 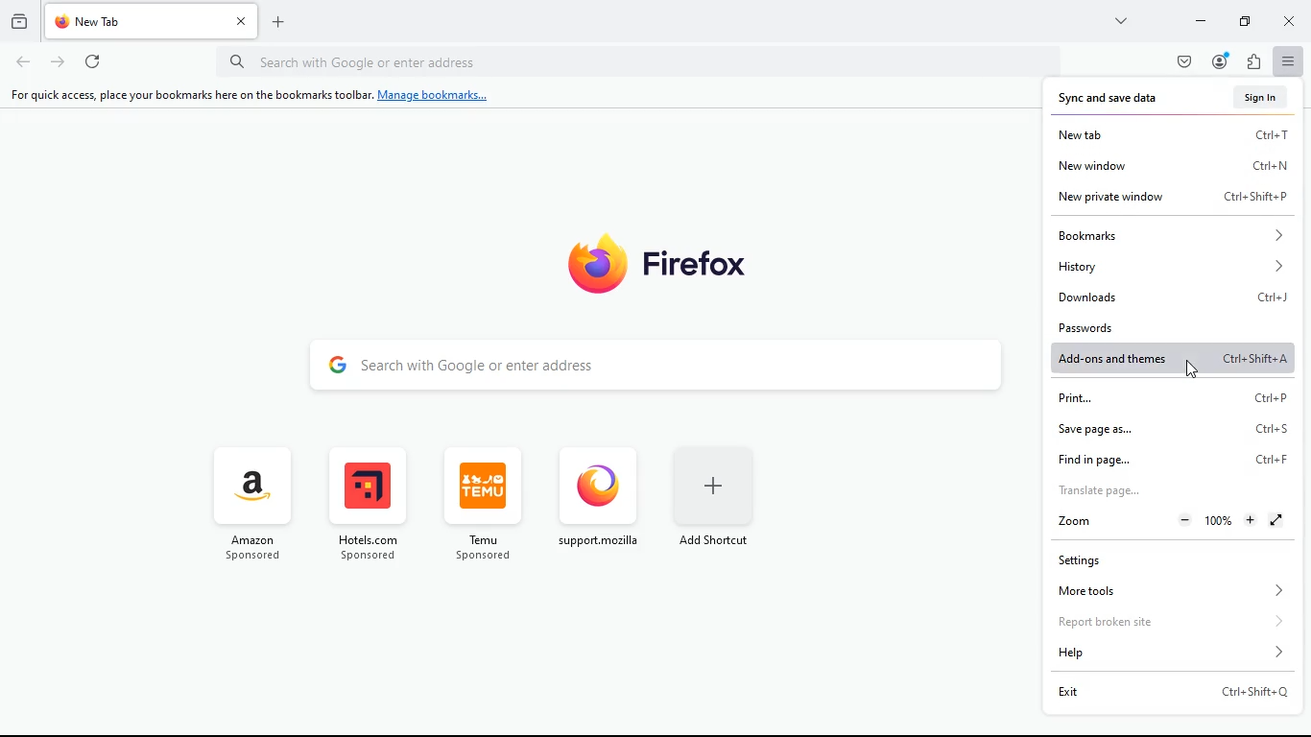 What do you see at coordinates (1294, 20) in the screenshot?
I see `close` at bounding box center [1294, 20].